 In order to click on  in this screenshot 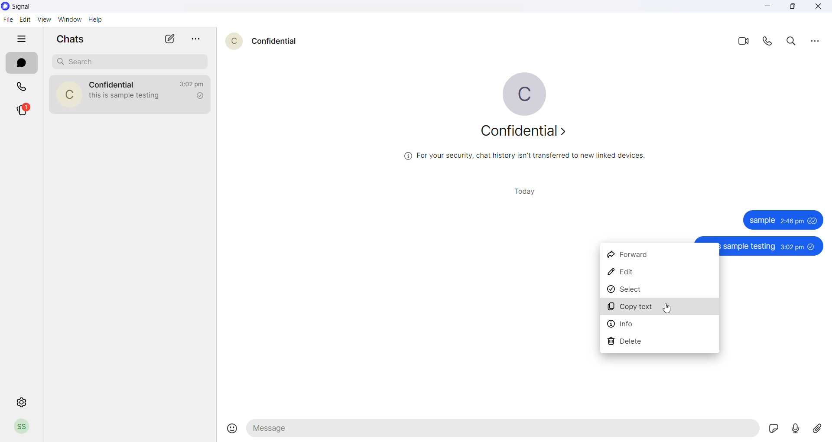, I will do `click(772, 246)`.